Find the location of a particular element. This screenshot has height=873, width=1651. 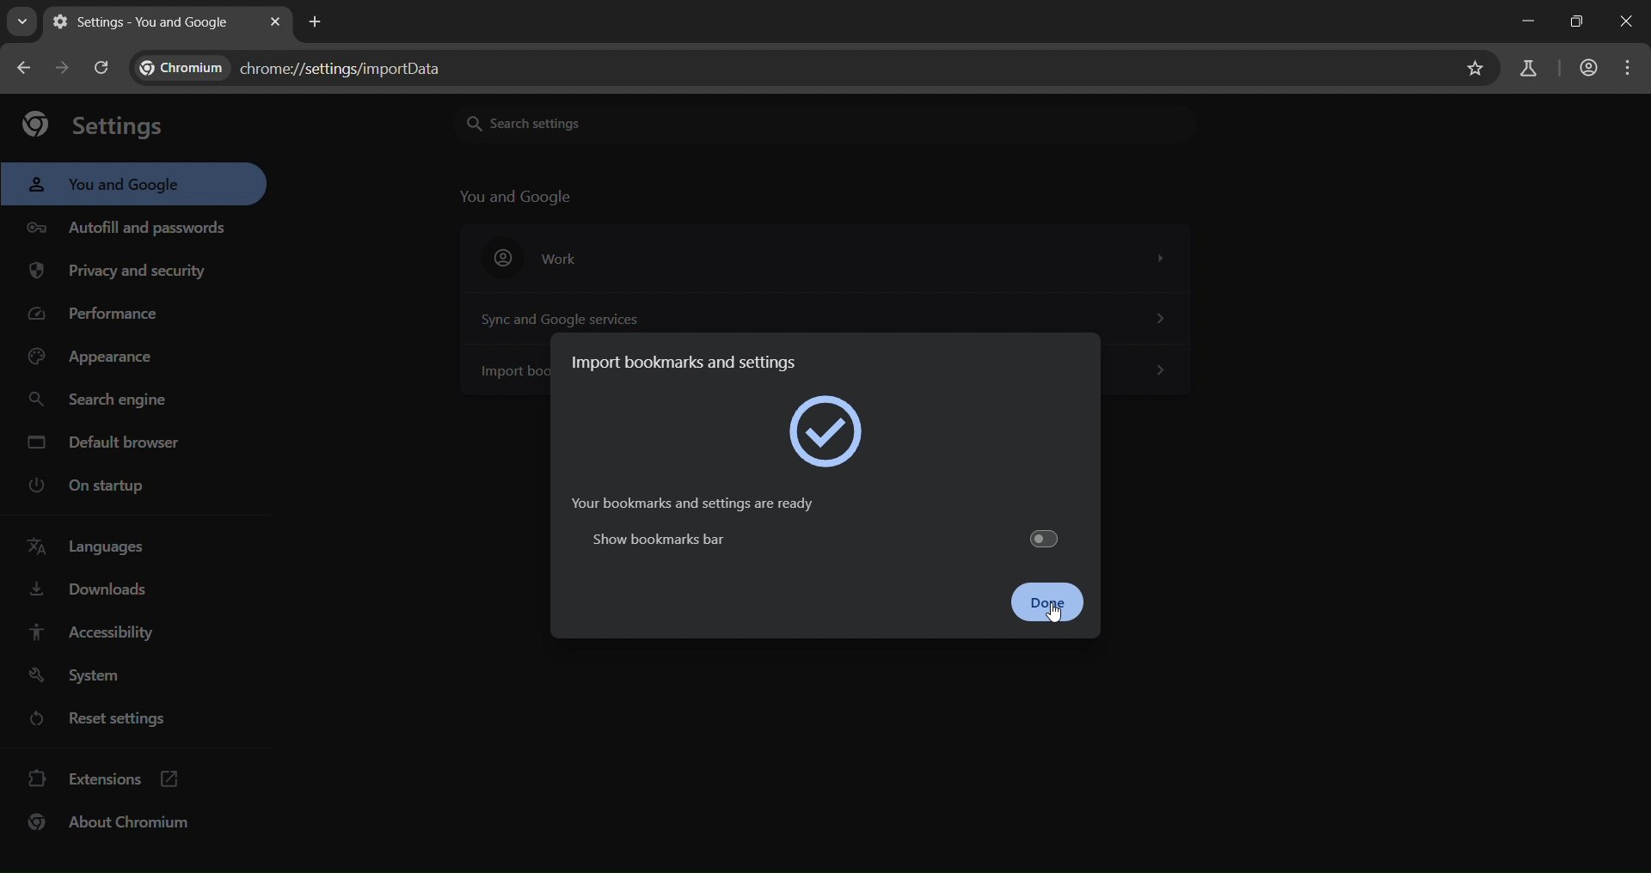

Cursor is located at coordinates (1054, 614).